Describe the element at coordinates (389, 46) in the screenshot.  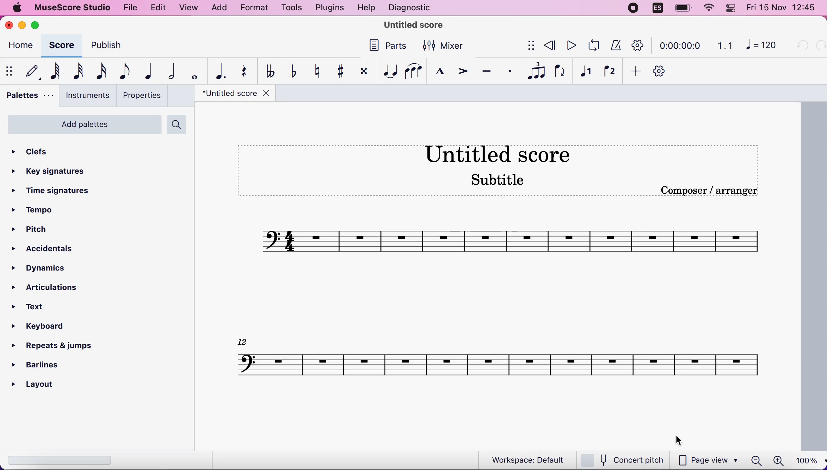
I see `` at that location.